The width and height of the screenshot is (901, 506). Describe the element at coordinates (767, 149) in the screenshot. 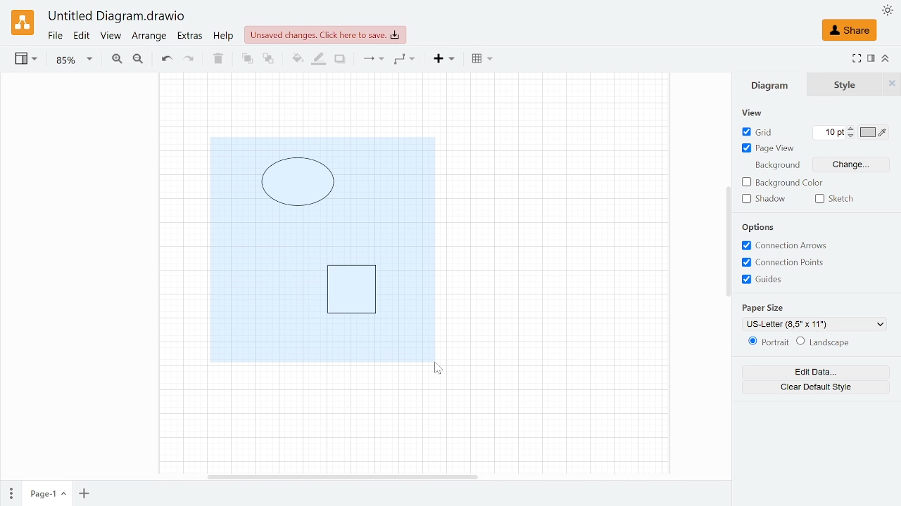

I see `Page view` at that location.